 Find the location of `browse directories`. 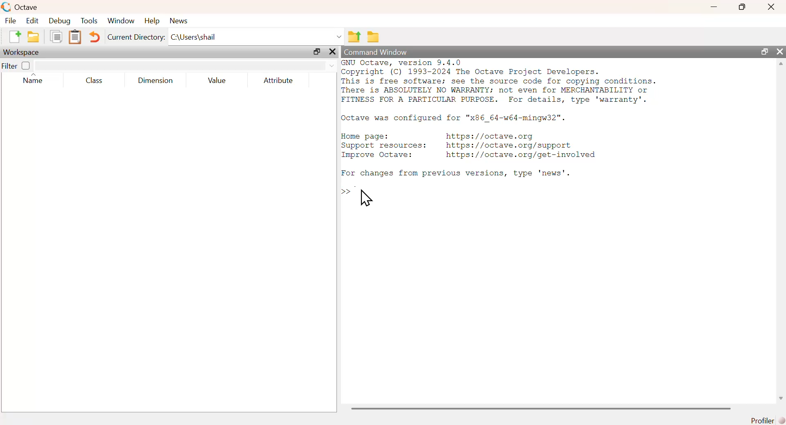

browse directories is located at coordinates (374, 37).